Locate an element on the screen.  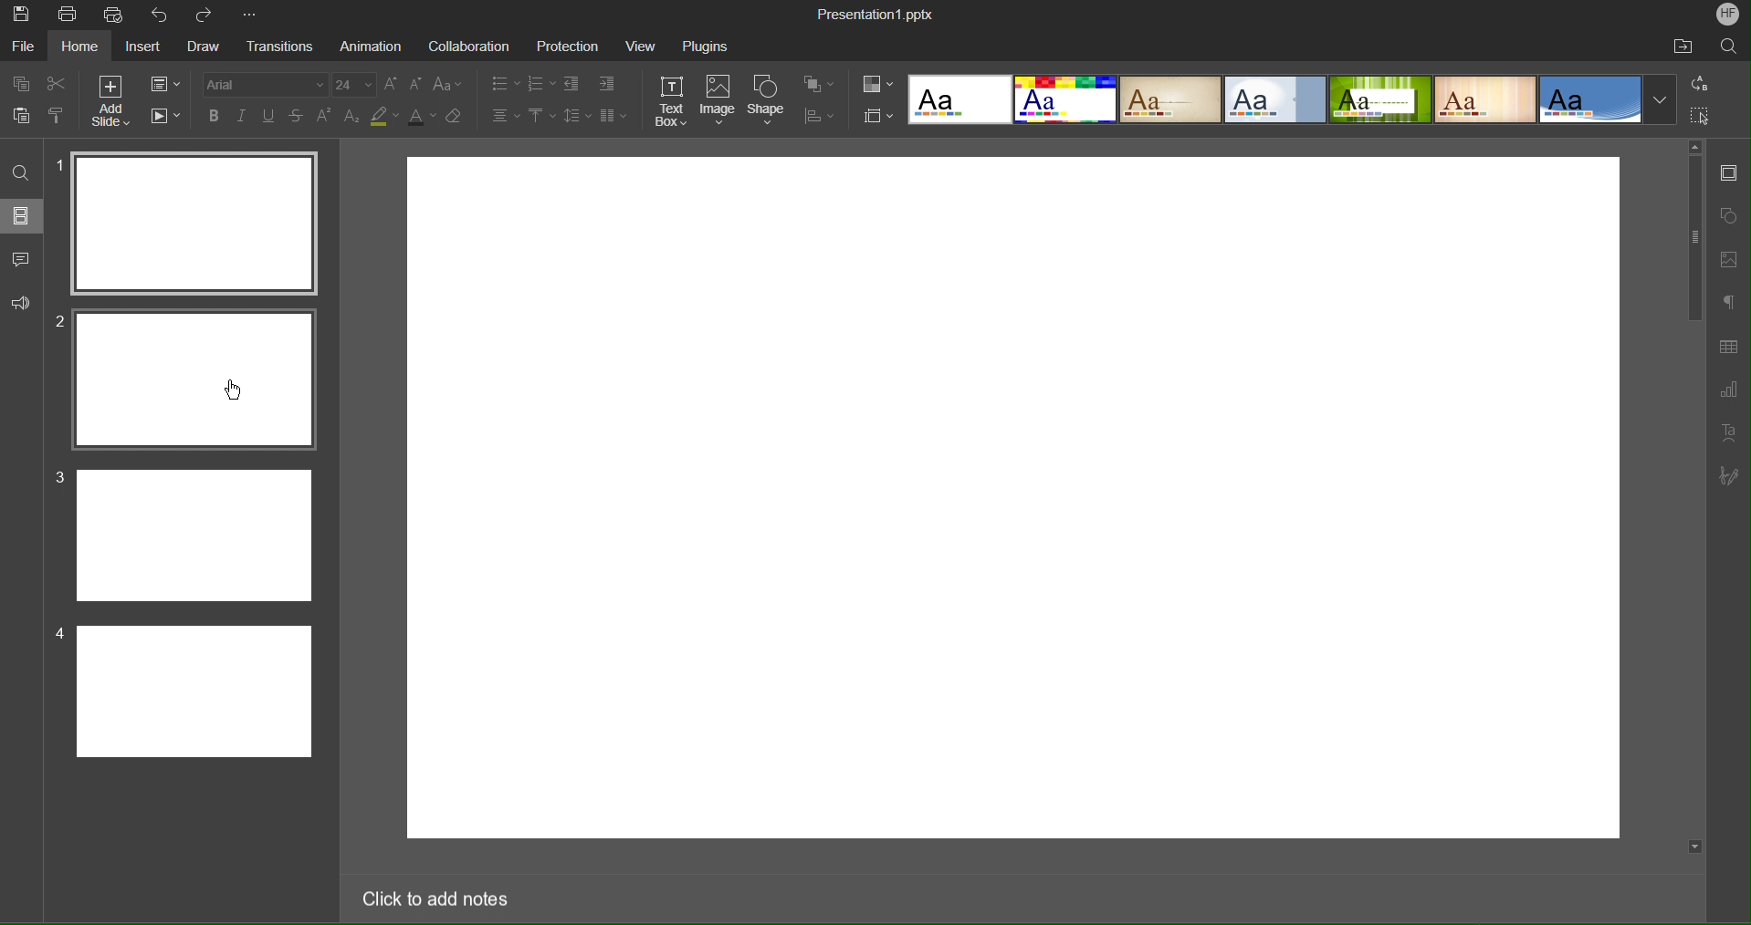
Font  is located at coordinates (258, 82).